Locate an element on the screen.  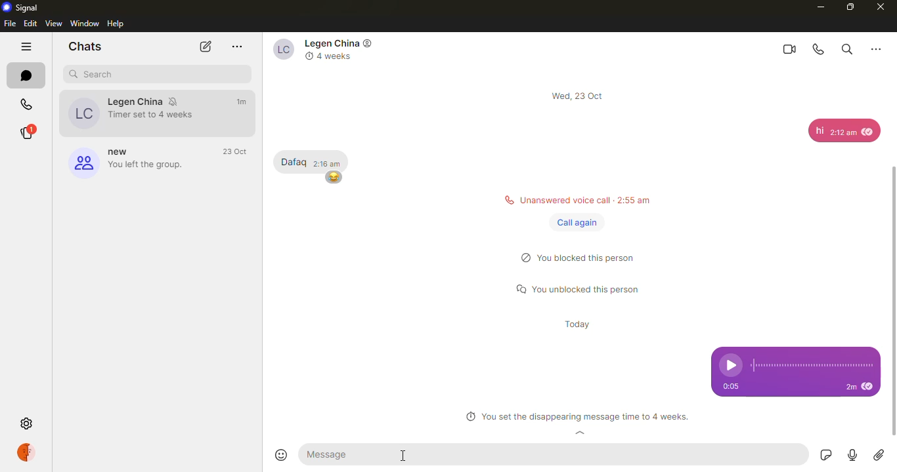
Legen China LC  Timer set to 4 weeks is located at coordinates (127, 113).